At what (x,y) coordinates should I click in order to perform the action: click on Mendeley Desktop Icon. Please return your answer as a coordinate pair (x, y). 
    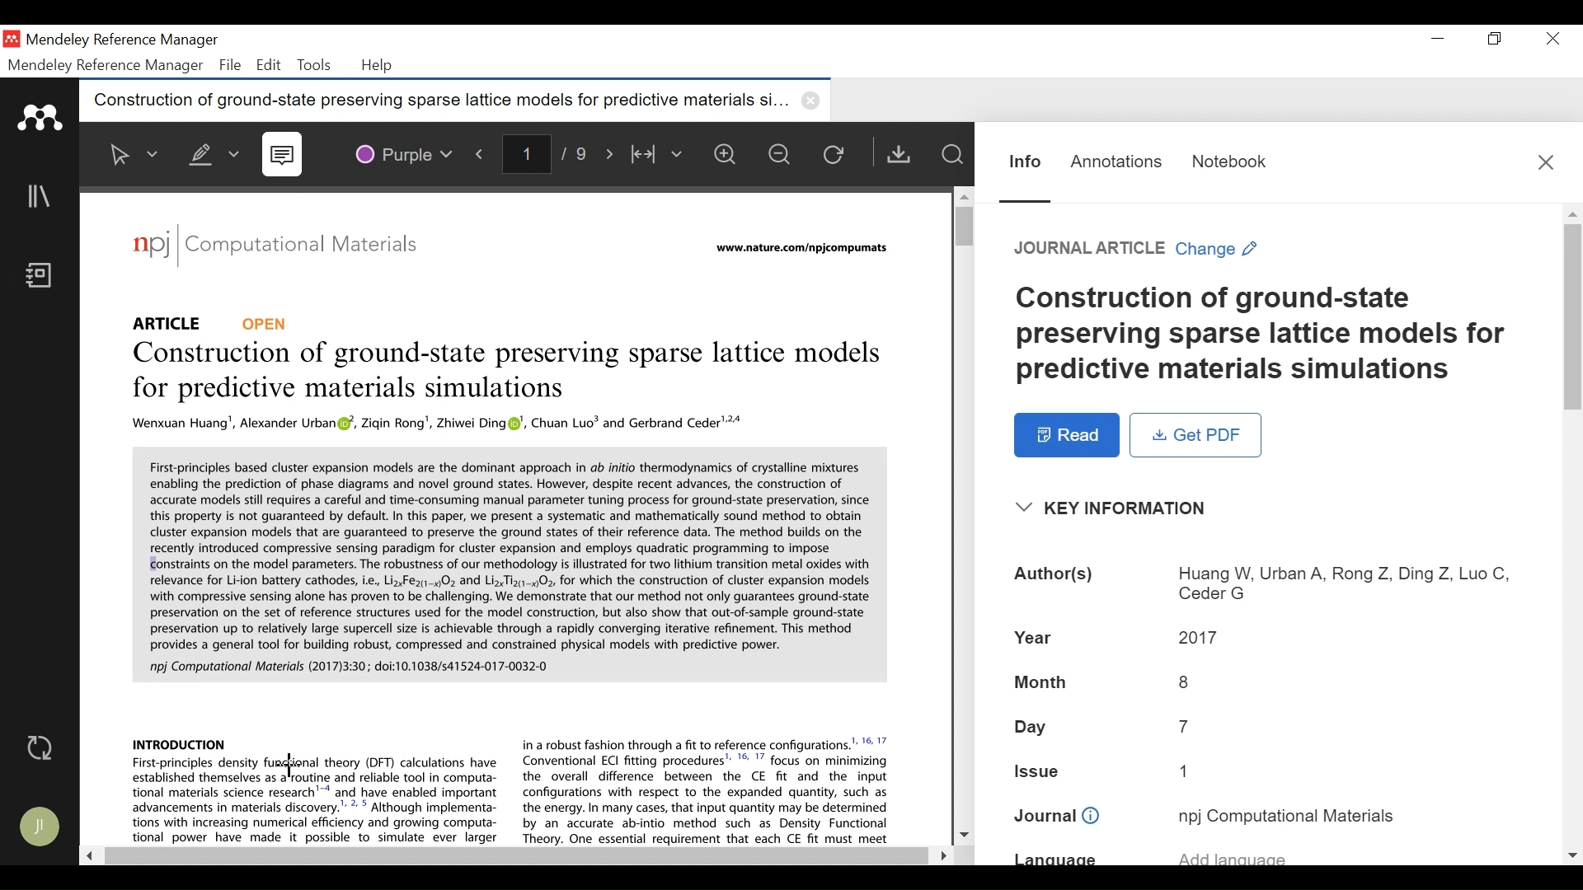
    Looking at the image, I should click on (12, 40).